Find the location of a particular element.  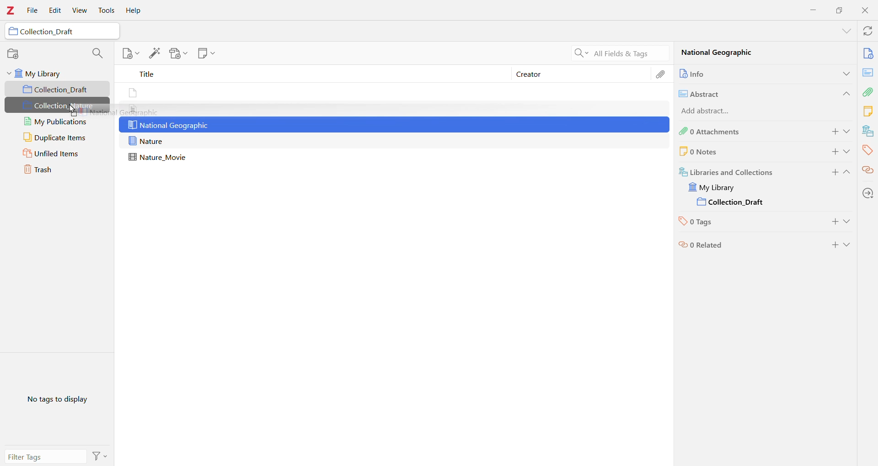

Close is located at coordinates (865, 11).